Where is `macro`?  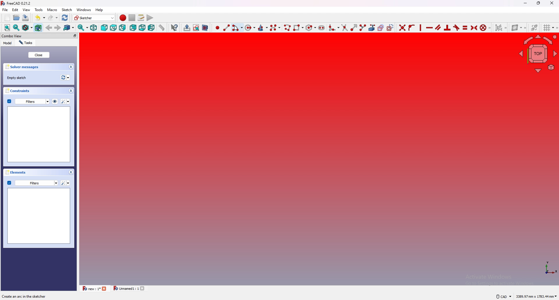
macro is located at coordinates (52, 9).